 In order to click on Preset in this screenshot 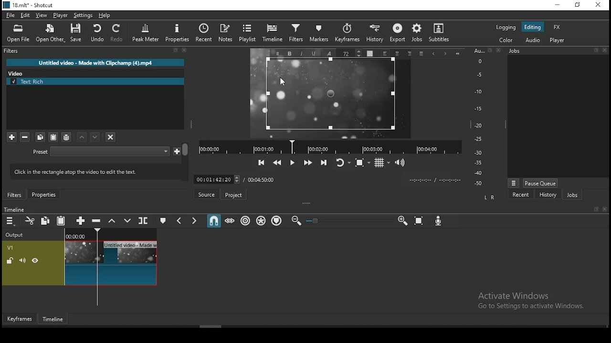, I will do `click(41, 152)`.